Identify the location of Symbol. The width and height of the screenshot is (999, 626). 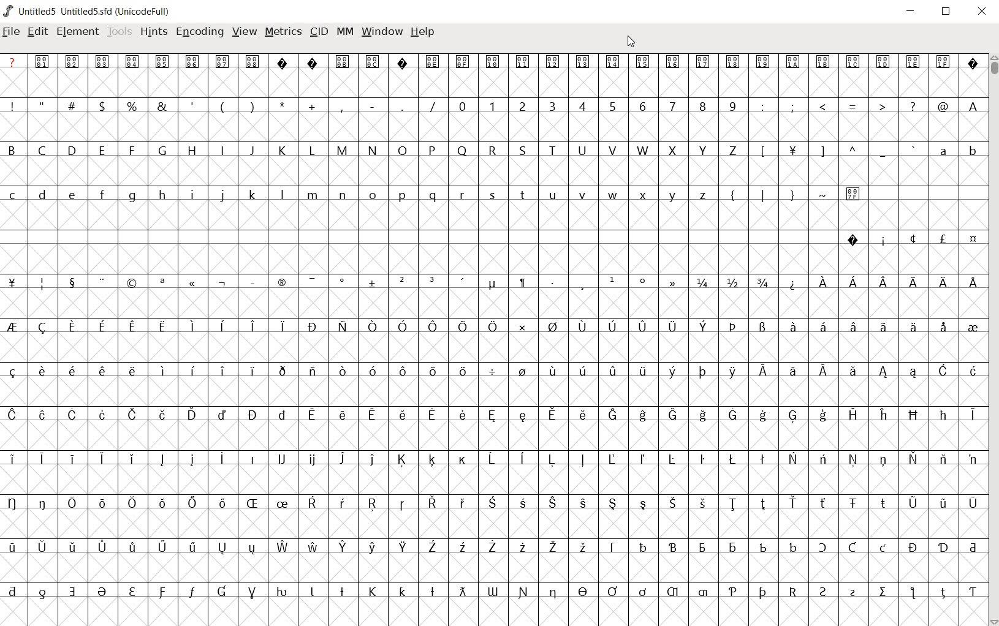
(222, 459).